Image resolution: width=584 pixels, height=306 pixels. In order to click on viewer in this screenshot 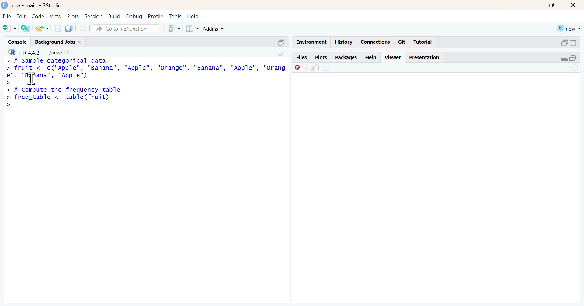, I will do `click(393, 58)`.